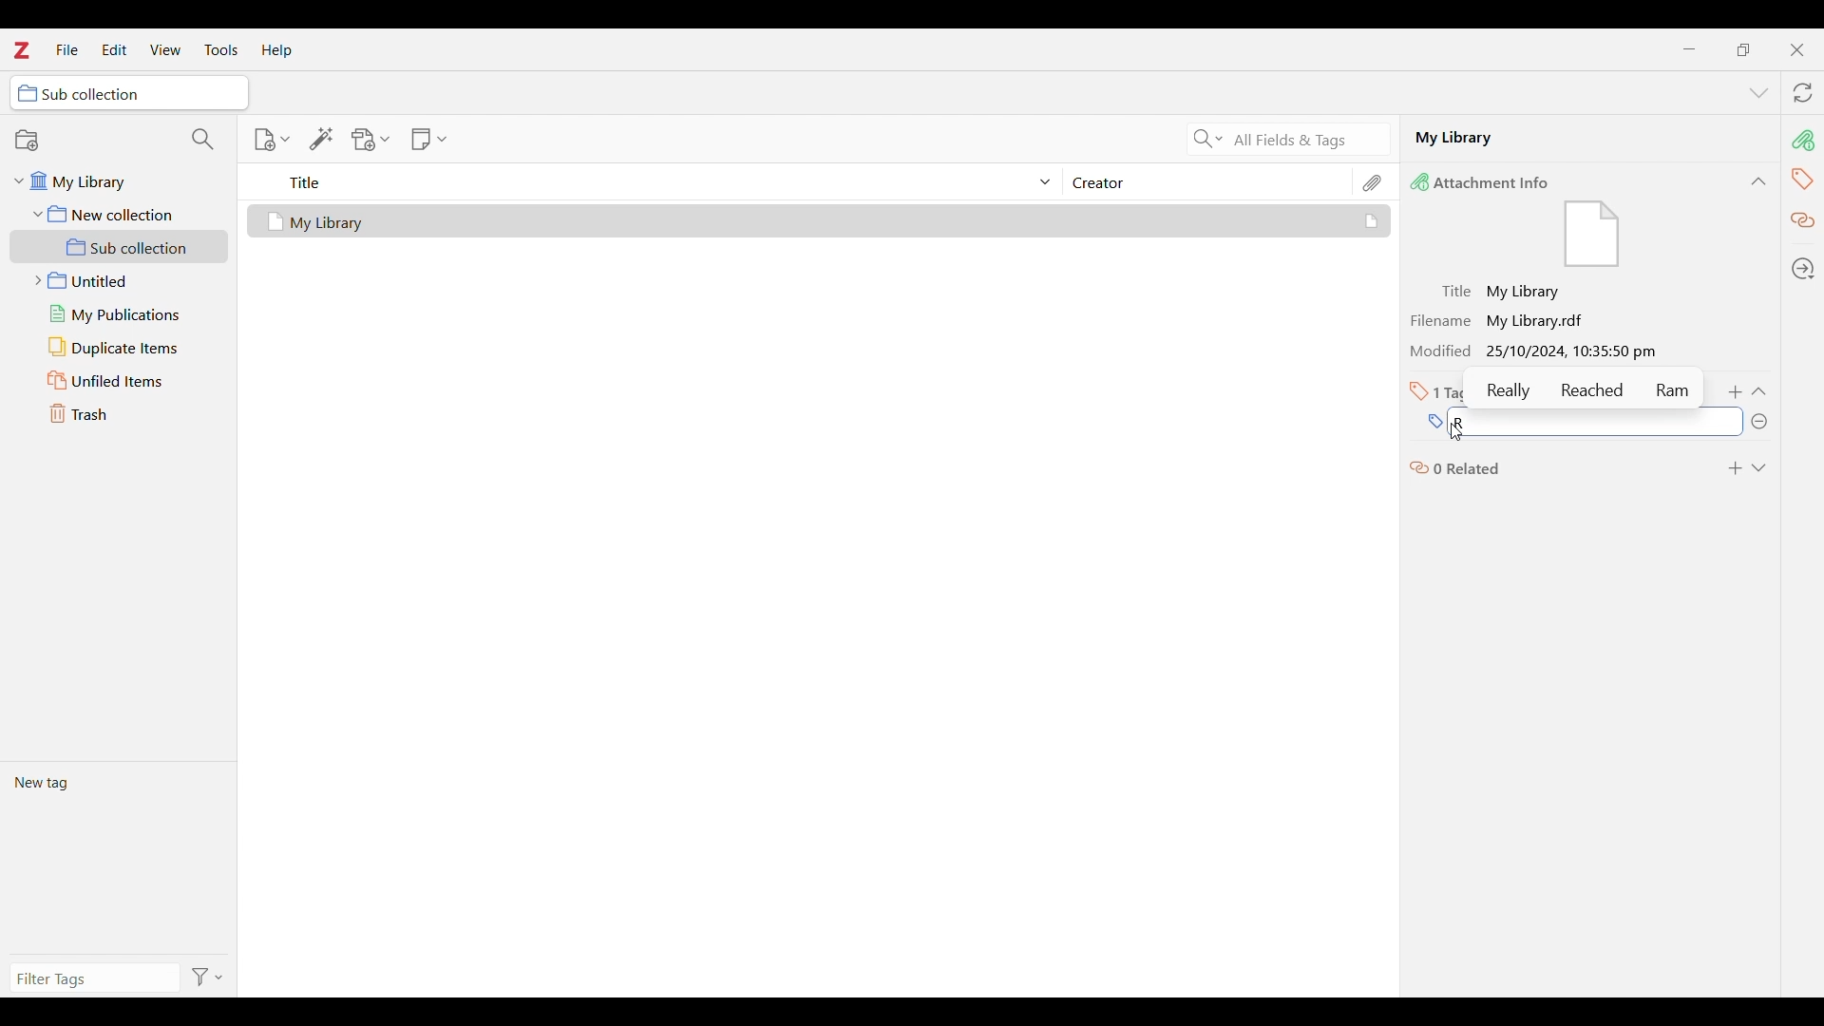  I want to click on Edit menu, so click(114, 49).